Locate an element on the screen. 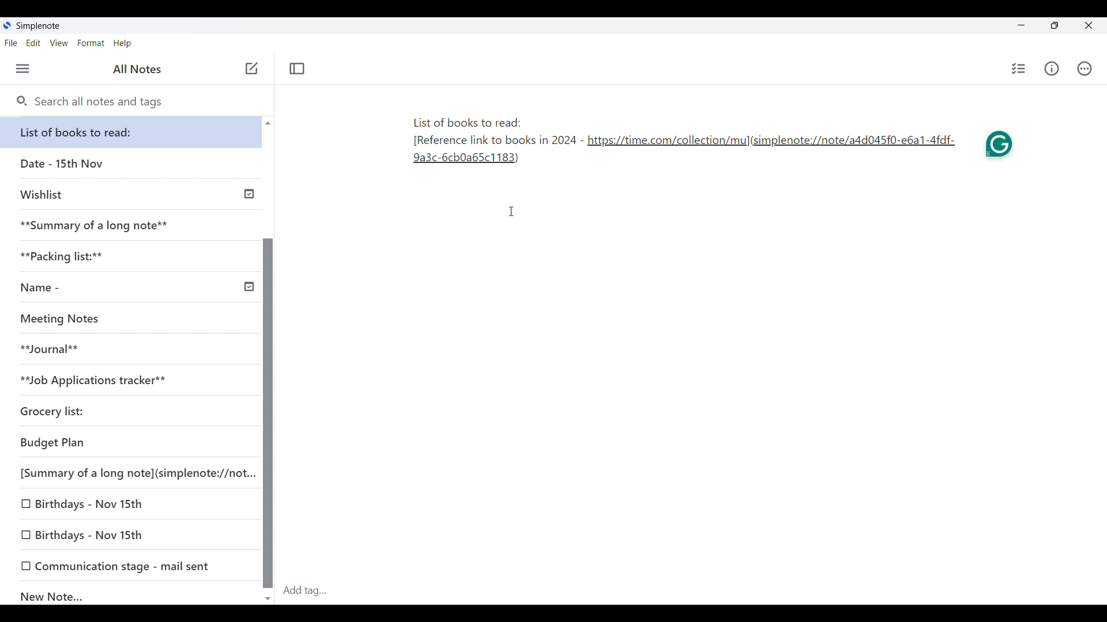 This screenshot has height=622, width=1107. Menu is located at coordinates (23, 69).